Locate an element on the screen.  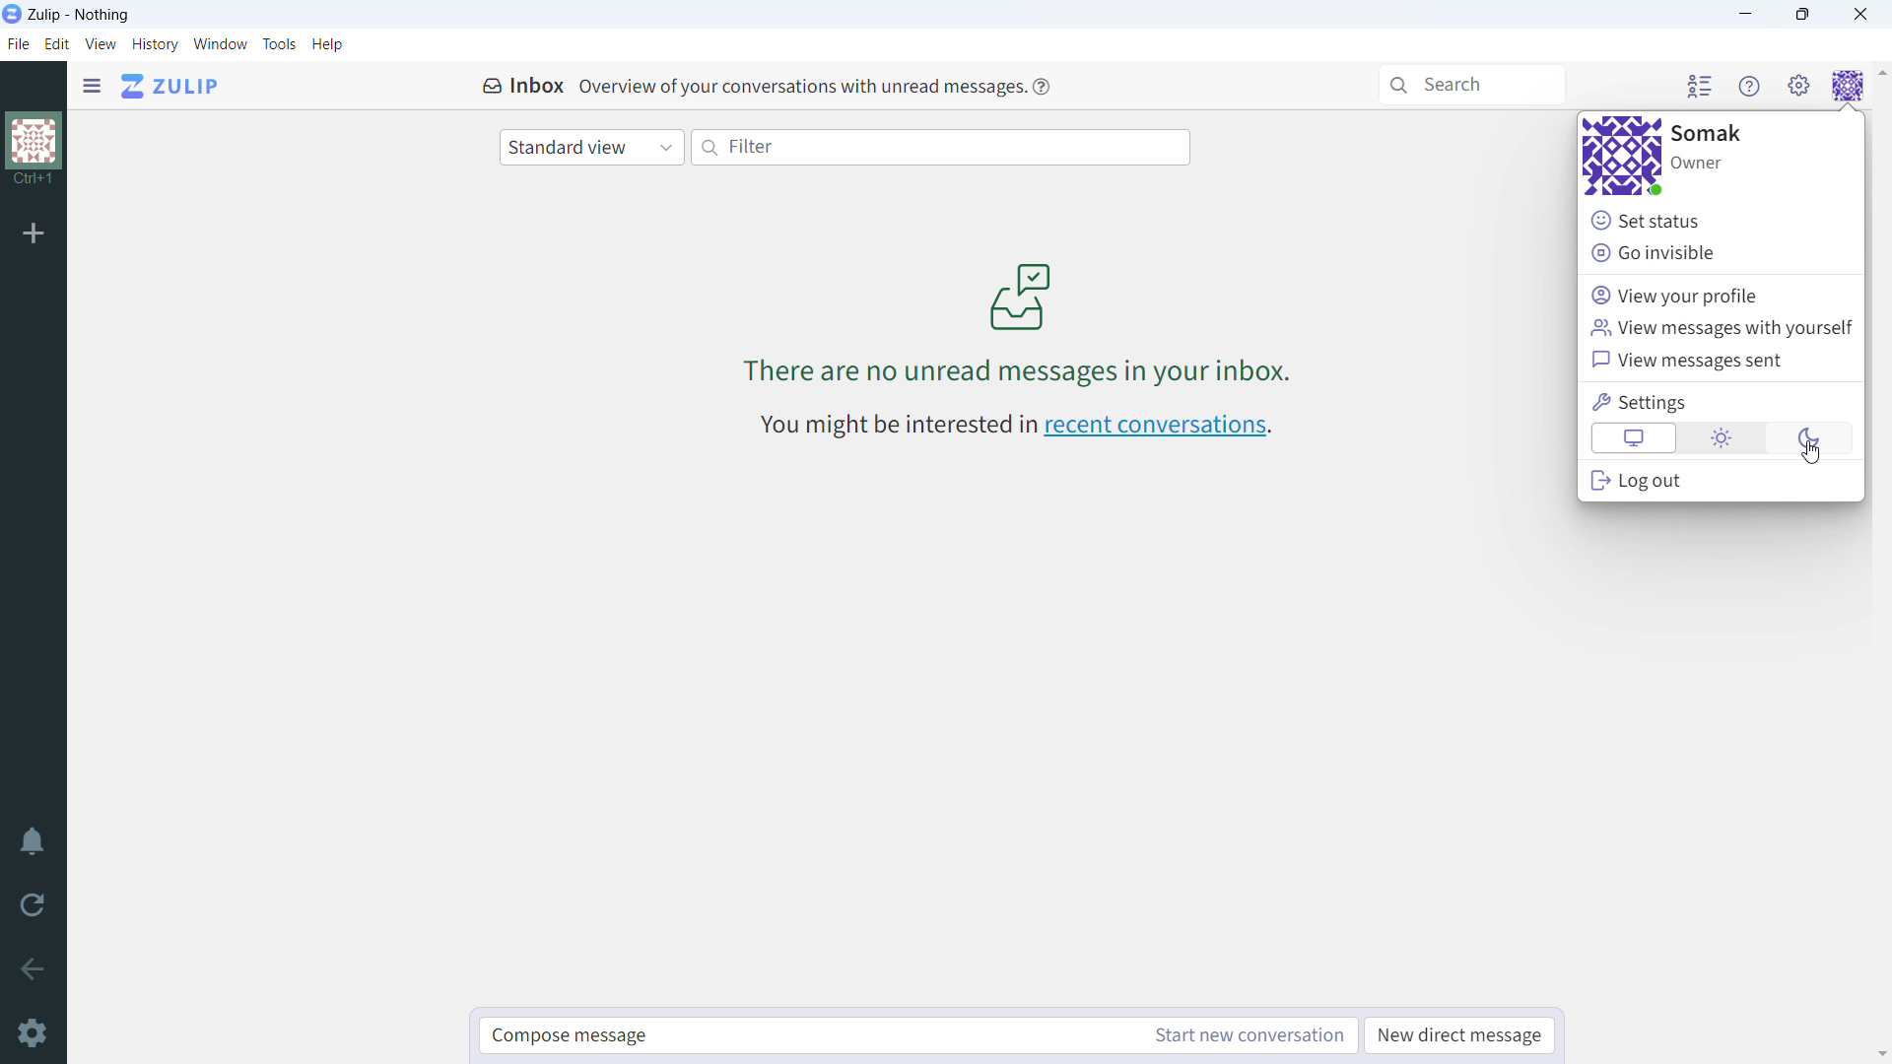
add organization is located at coordinates (33, 234).